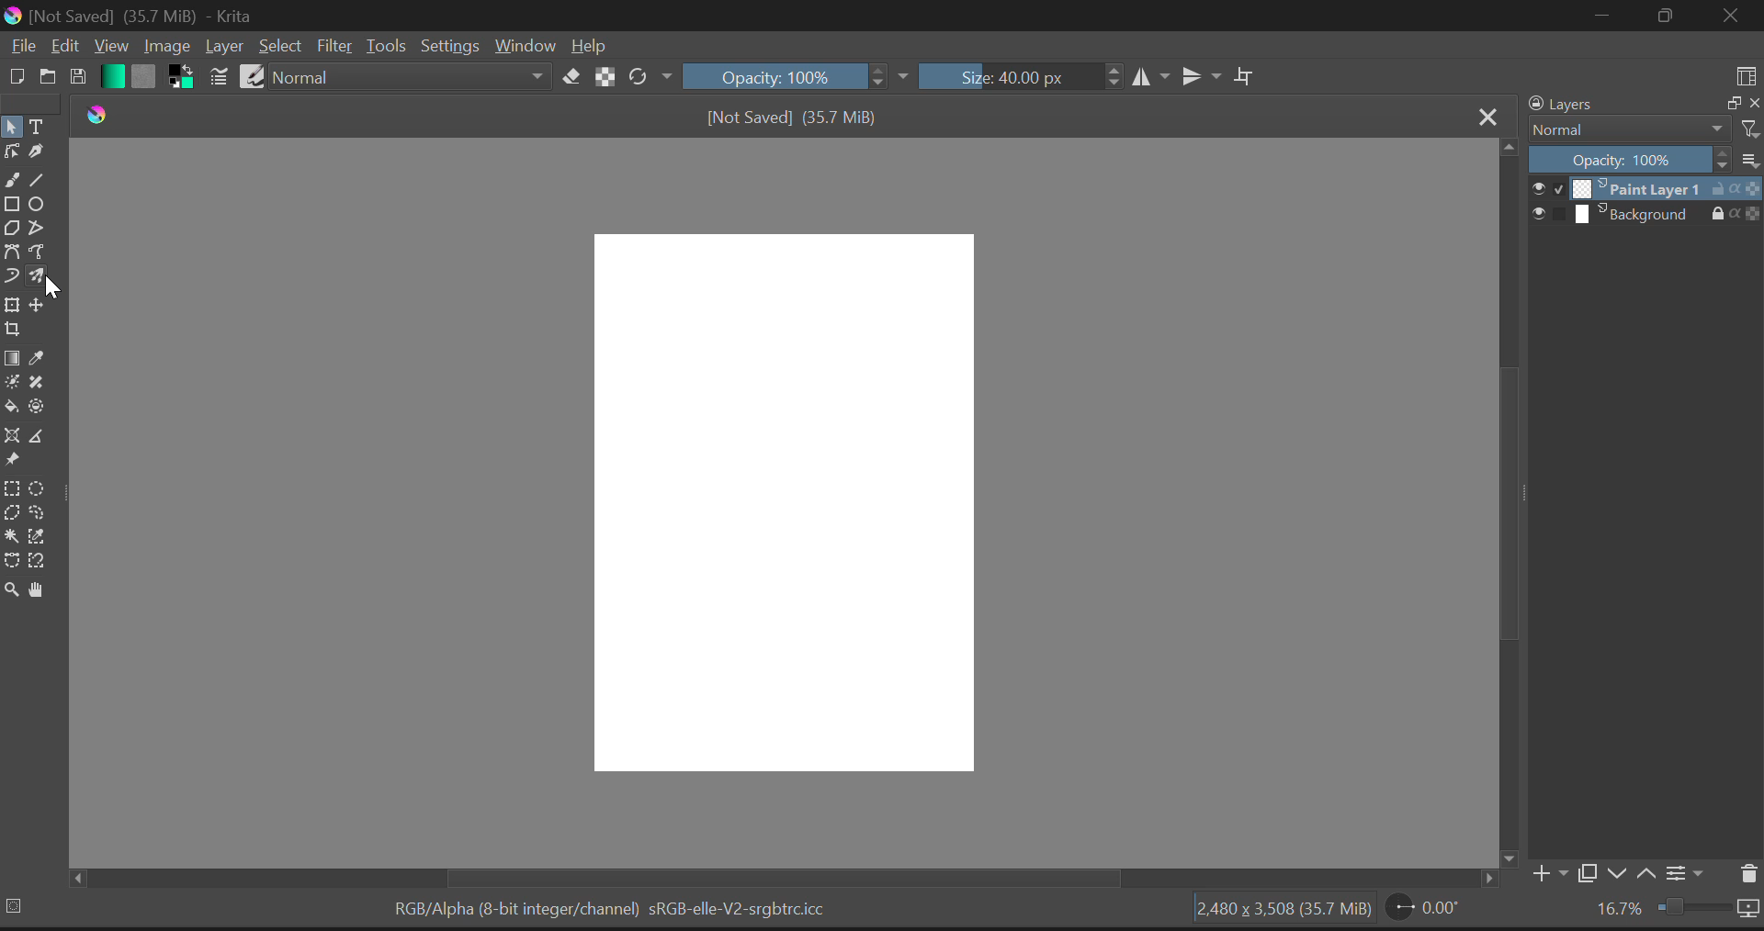  Describe the element at coordinates (44, 488) in the screenshot. I see `Circular Selection` at that location.